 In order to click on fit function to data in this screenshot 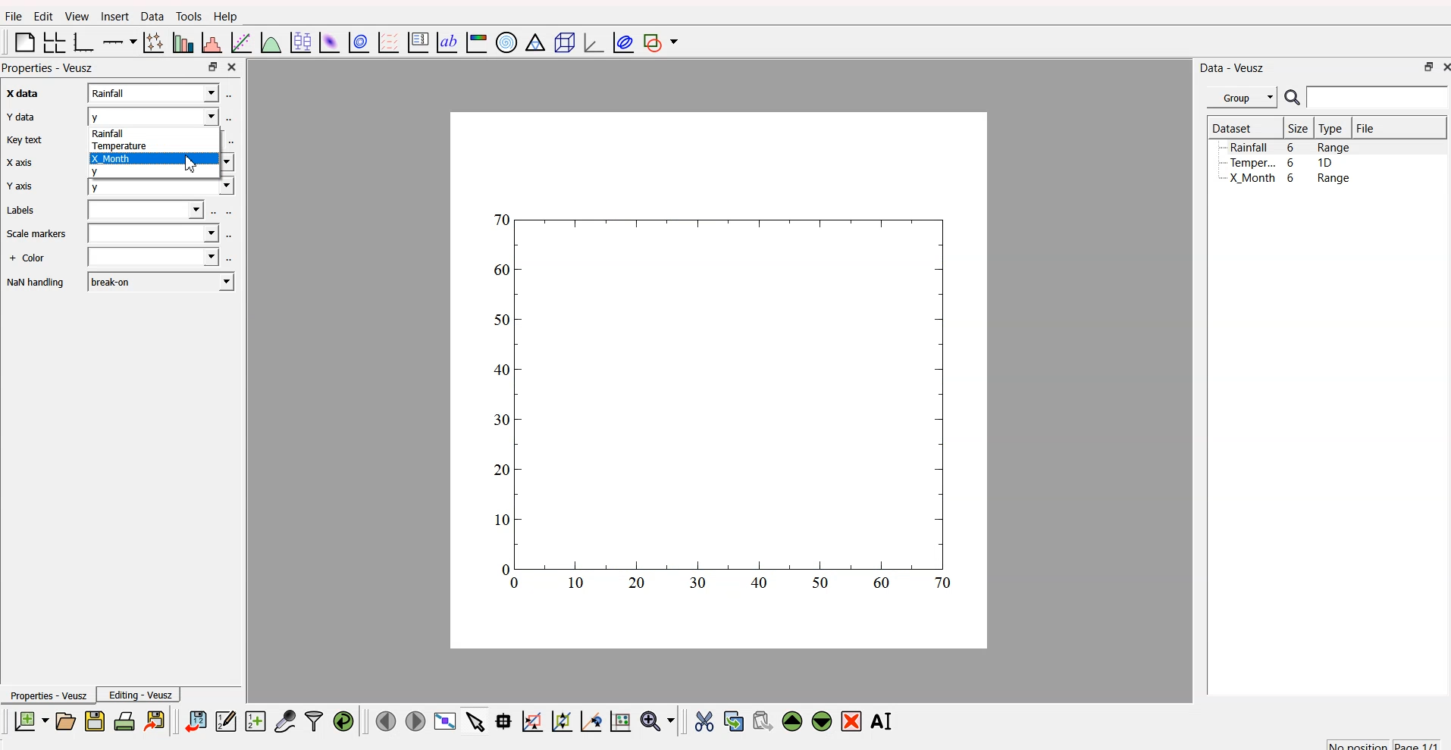, I will do `click(241, 43)`.